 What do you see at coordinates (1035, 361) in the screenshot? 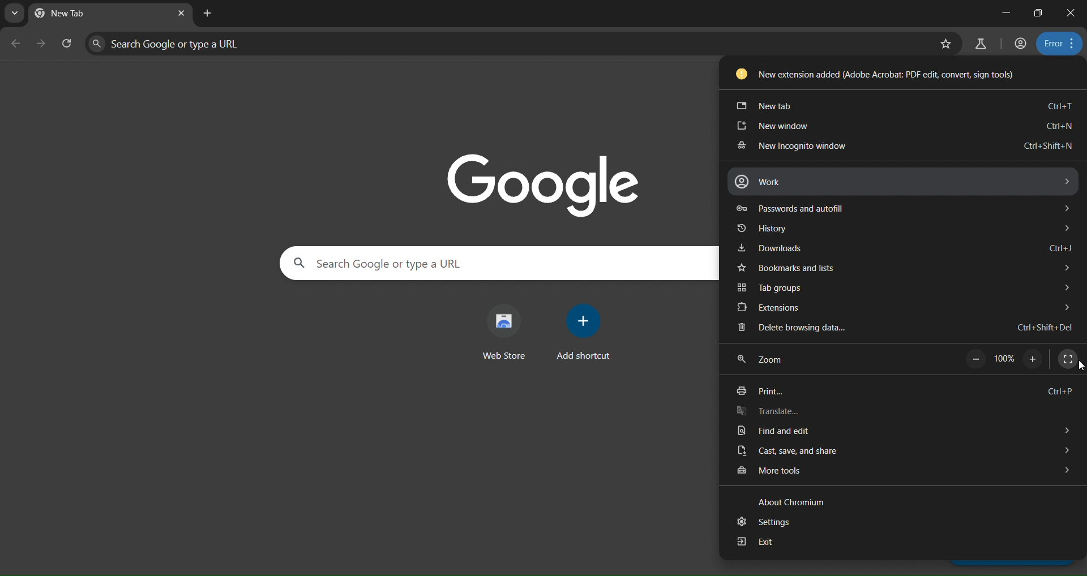
I see `zoom in` at bounding box center [1035, 361].